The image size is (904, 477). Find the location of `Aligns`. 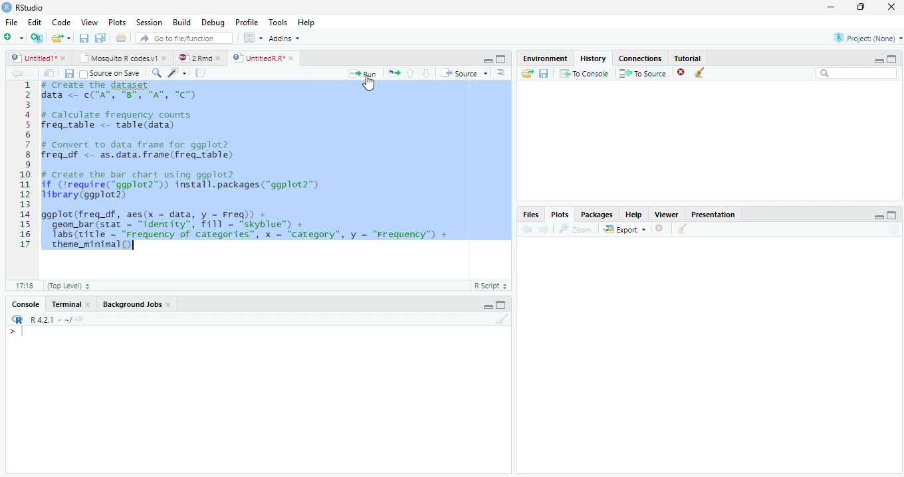

Aligns is located at coordinates (502, 73).